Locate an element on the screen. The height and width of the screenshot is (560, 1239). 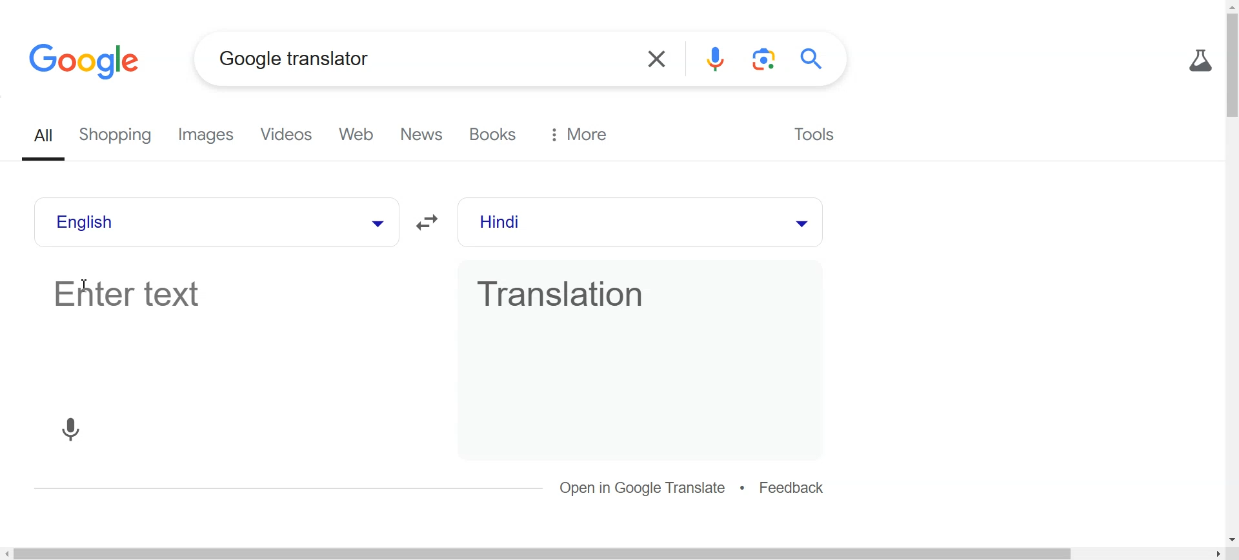
Vertical scroll bar is located at coordinates (1231, 272).